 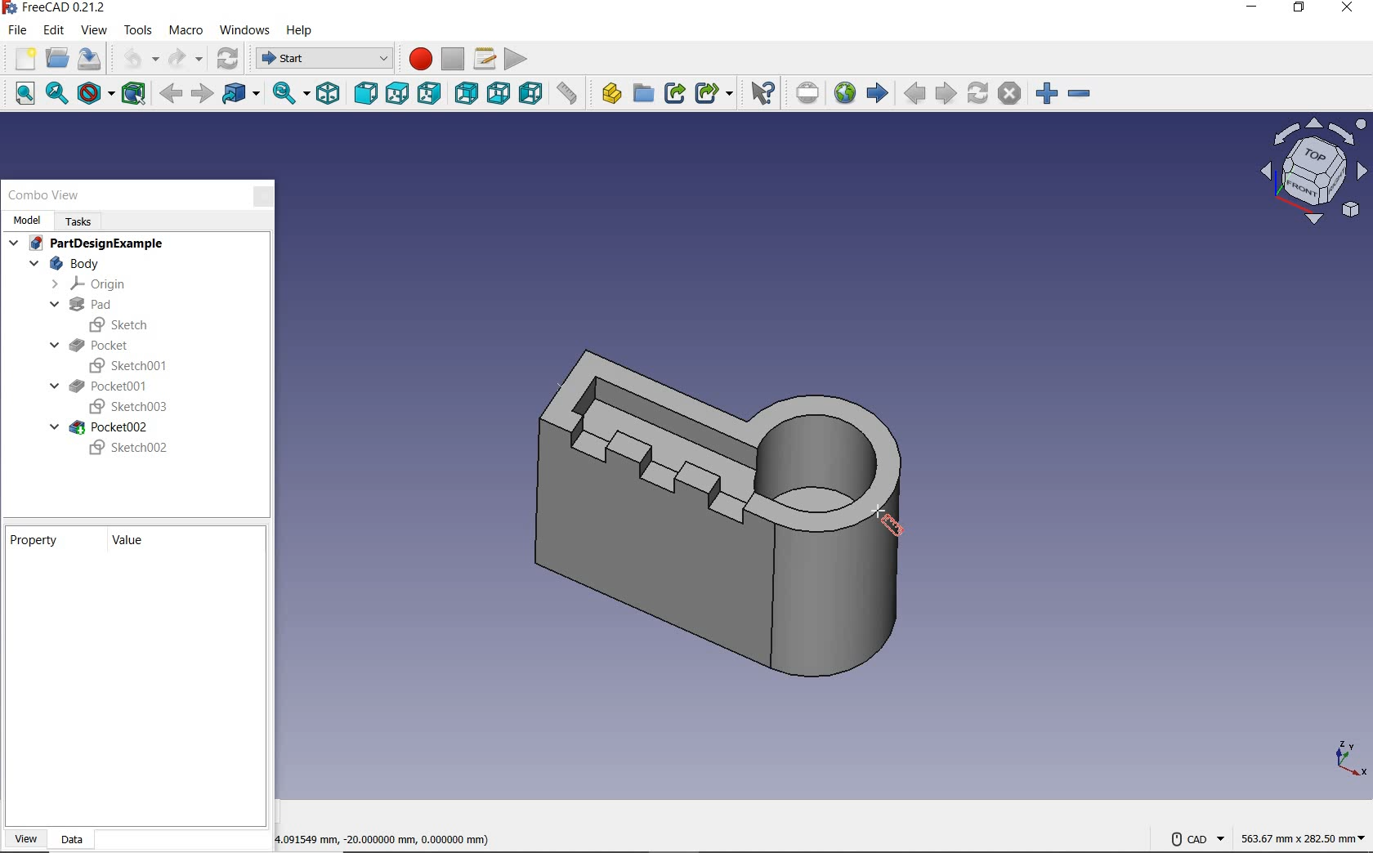 What do you see at coordinates (241, 94) in the screenshot?
I see `go to linked object` at bounding box center [241, 94].